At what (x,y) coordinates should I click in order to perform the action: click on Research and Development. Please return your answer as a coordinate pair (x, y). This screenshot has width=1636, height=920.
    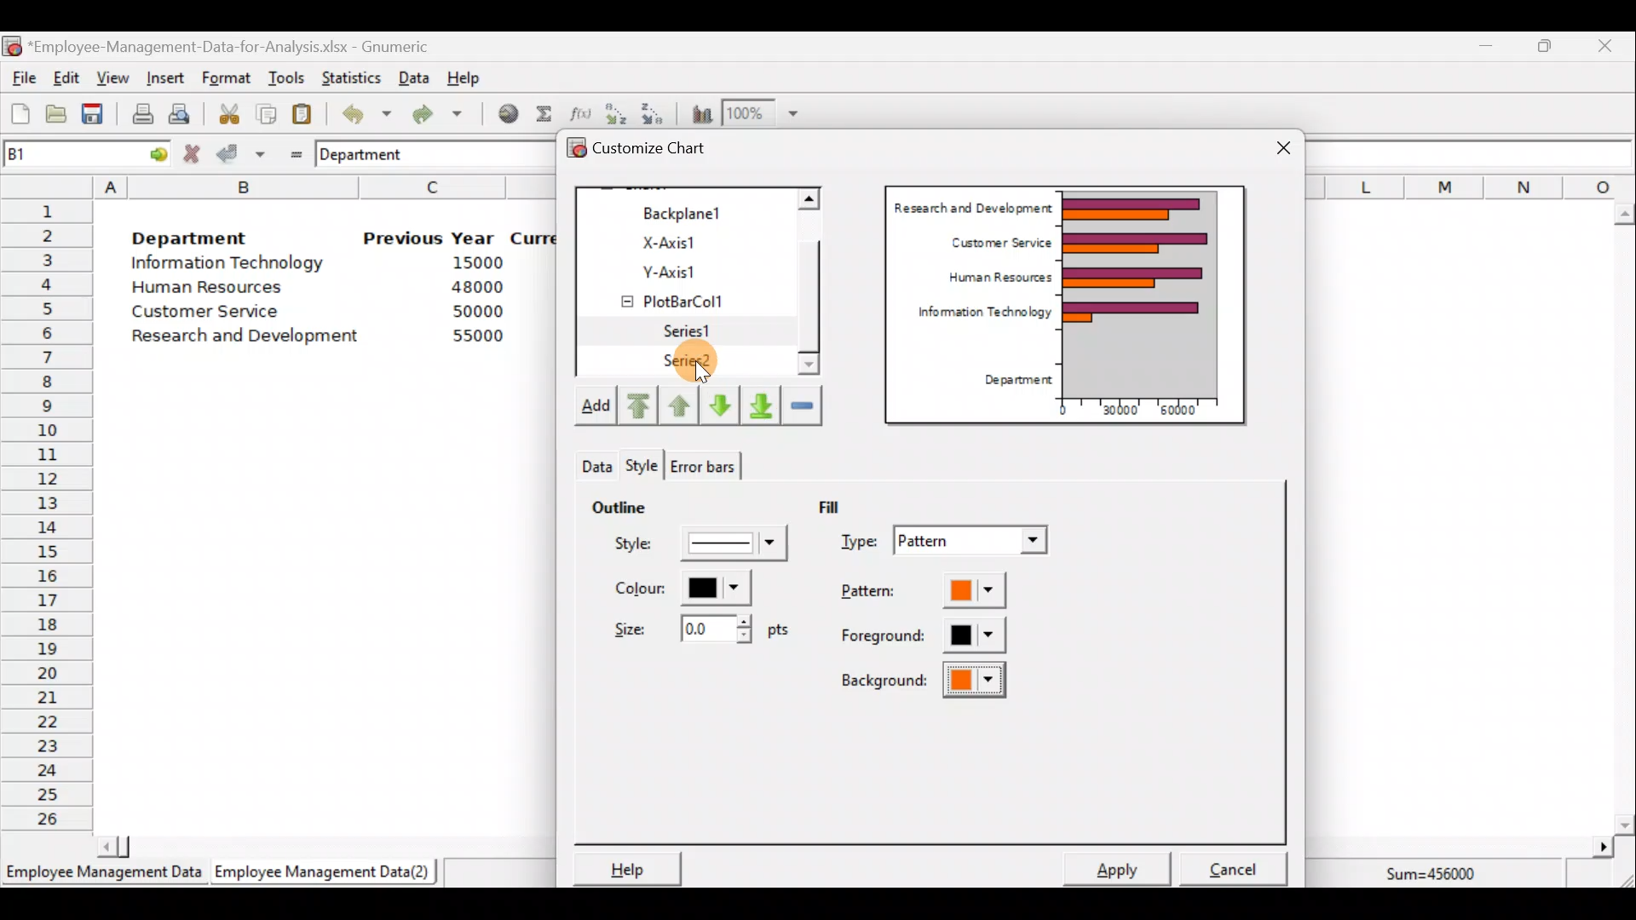
    Looking at the image, I should click on (972, 205).